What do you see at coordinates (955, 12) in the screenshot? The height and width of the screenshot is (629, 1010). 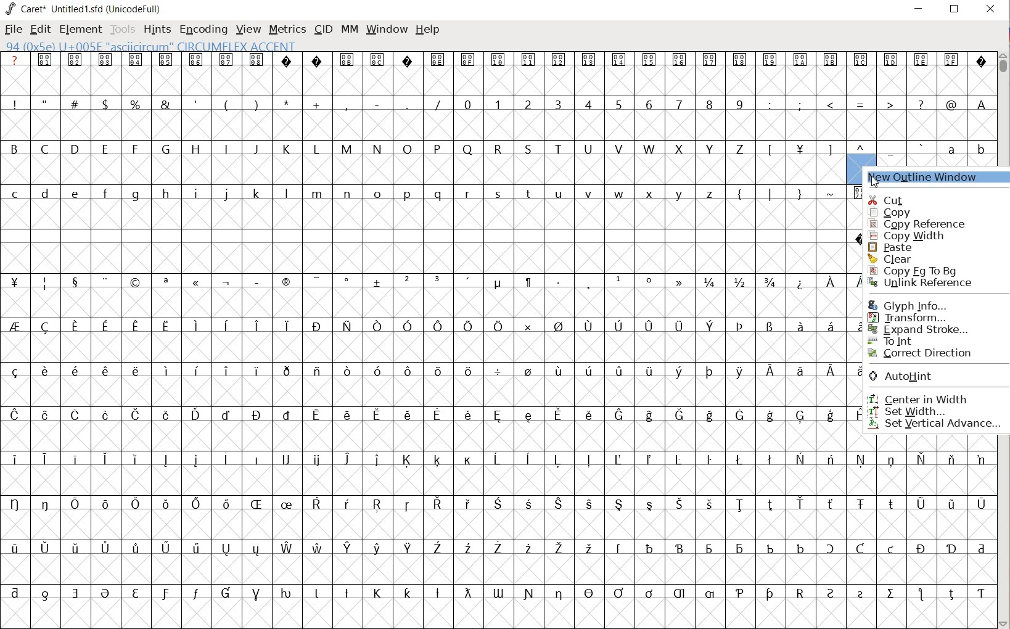 I see `RESTORE DOWN` at bounding box center [955, 12].